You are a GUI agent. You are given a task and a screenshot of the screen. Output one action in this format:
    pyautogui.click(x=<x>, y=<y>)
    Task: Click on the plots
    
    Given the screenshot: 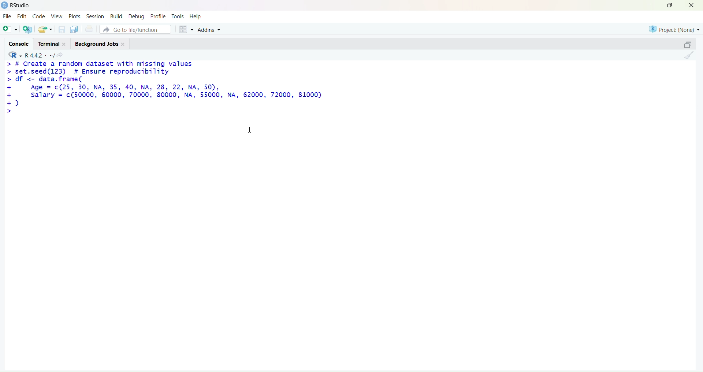 What is the action you would take?
    pyautogui.click(x=74, y=16)
    